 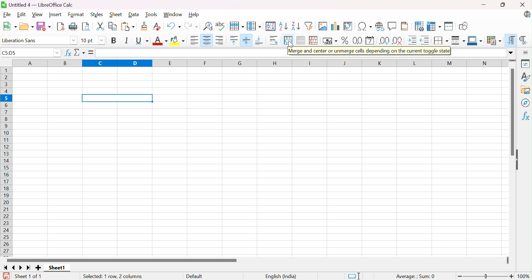 What do you see at coordinates (525, 90) in the screenshot?
I see `Gallery` at bounding box center [525, 90].